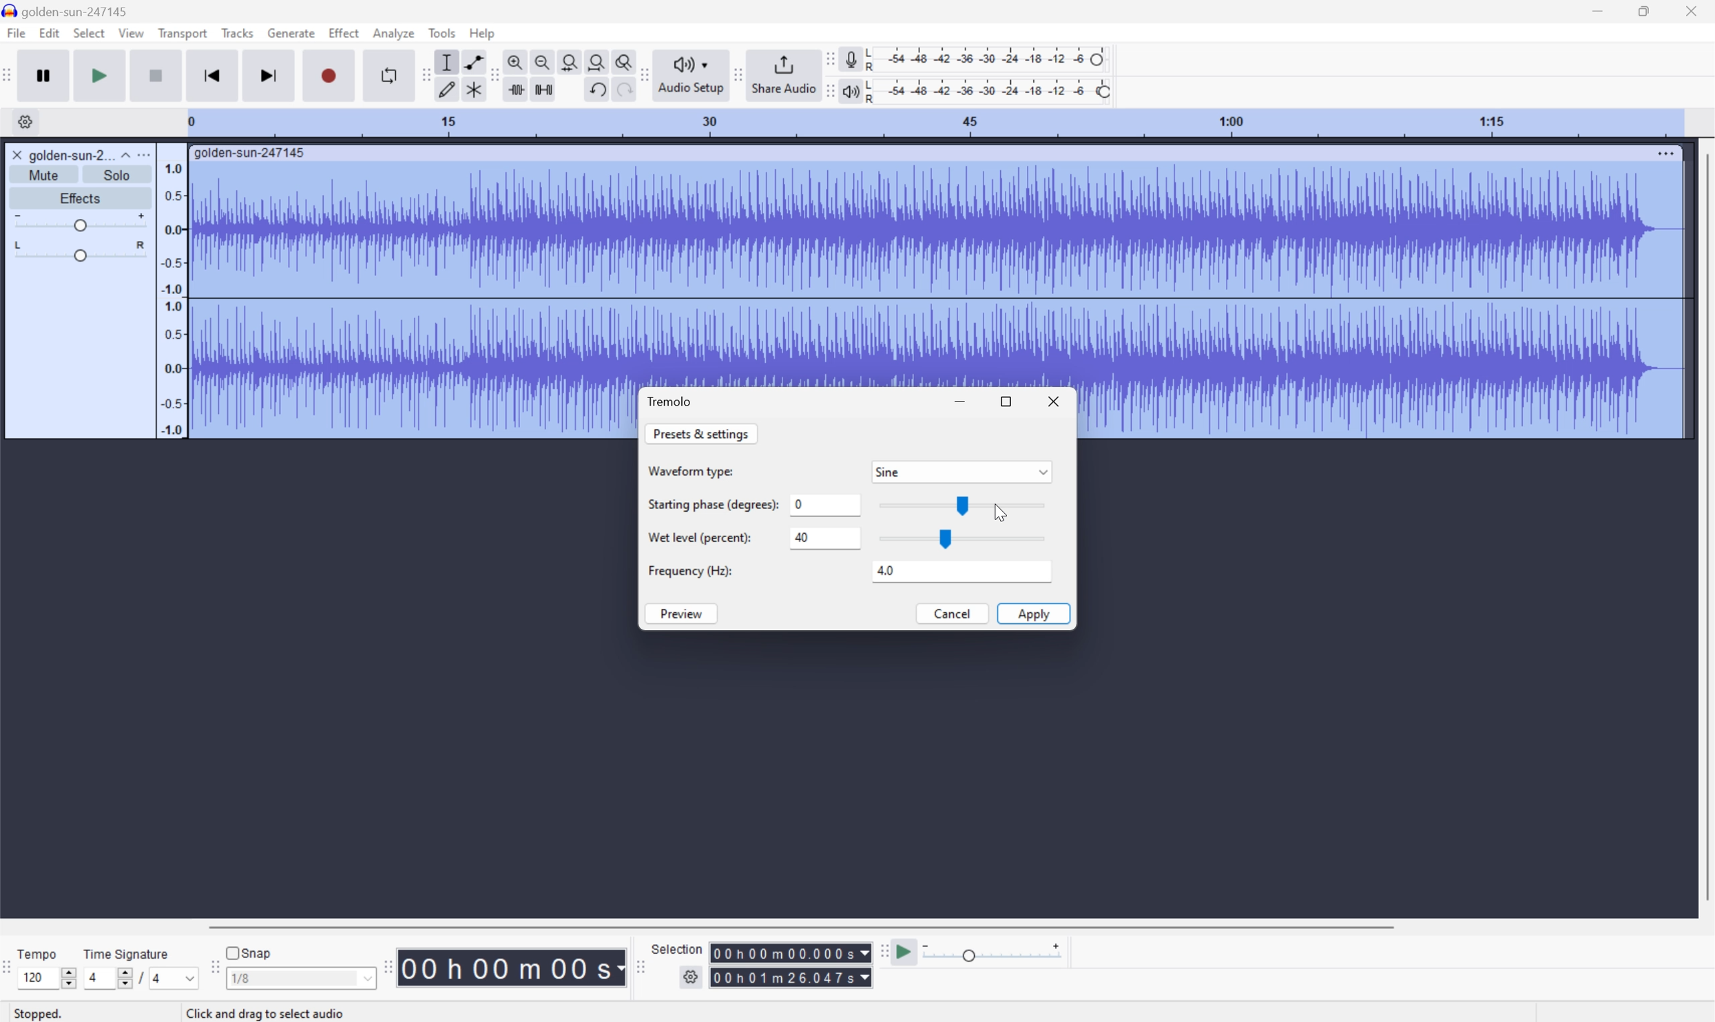 This screenshot has width=1715, height=1022. I want to click on Settings, so click(28, 122).